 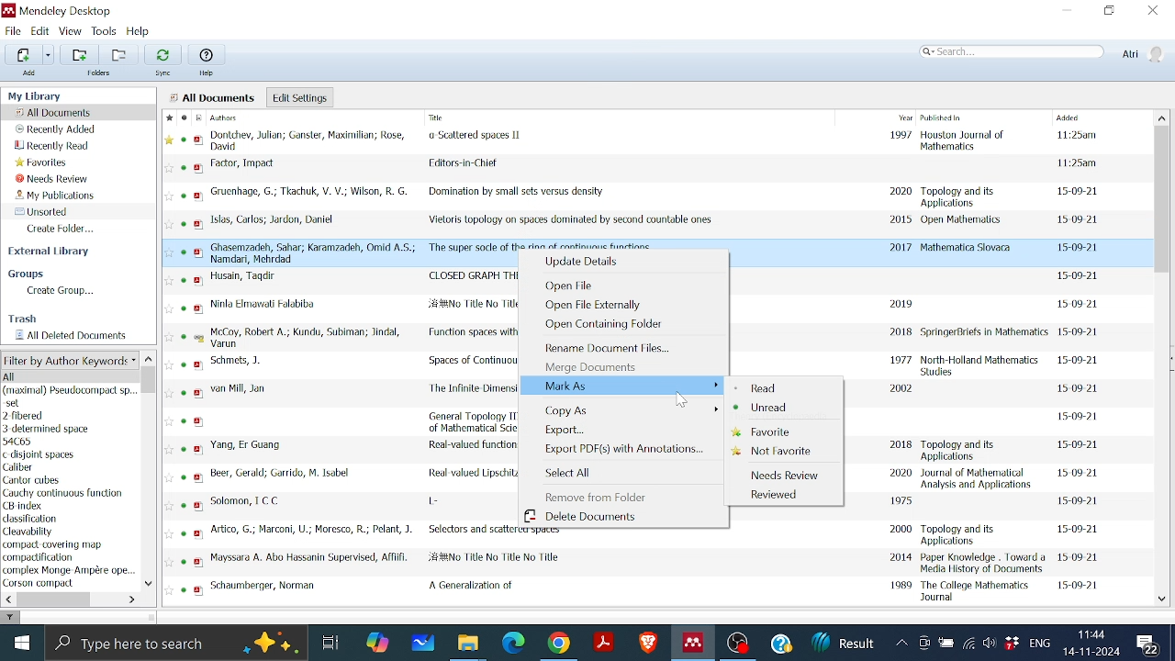 I want to click on Cleavability, so click(x=31, y=532).